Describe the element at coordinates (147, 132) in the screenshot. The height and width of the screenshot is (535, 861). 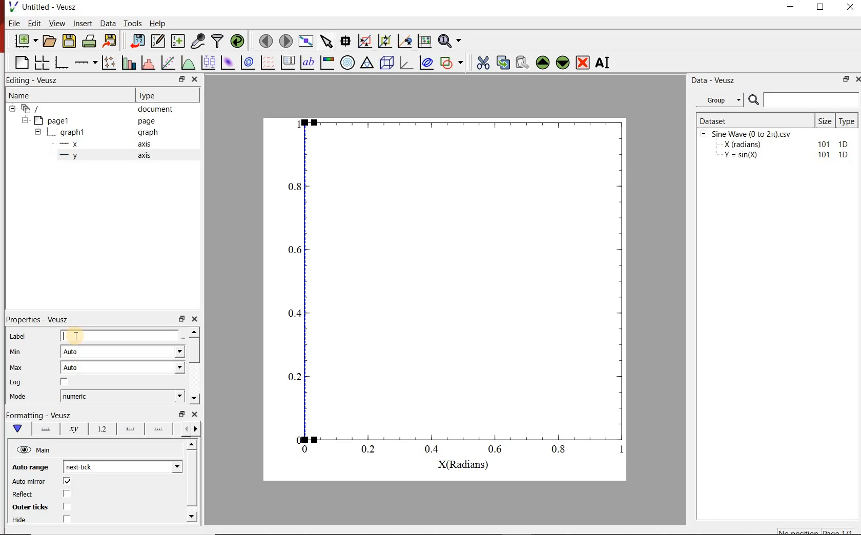
I see `graph` at that location.